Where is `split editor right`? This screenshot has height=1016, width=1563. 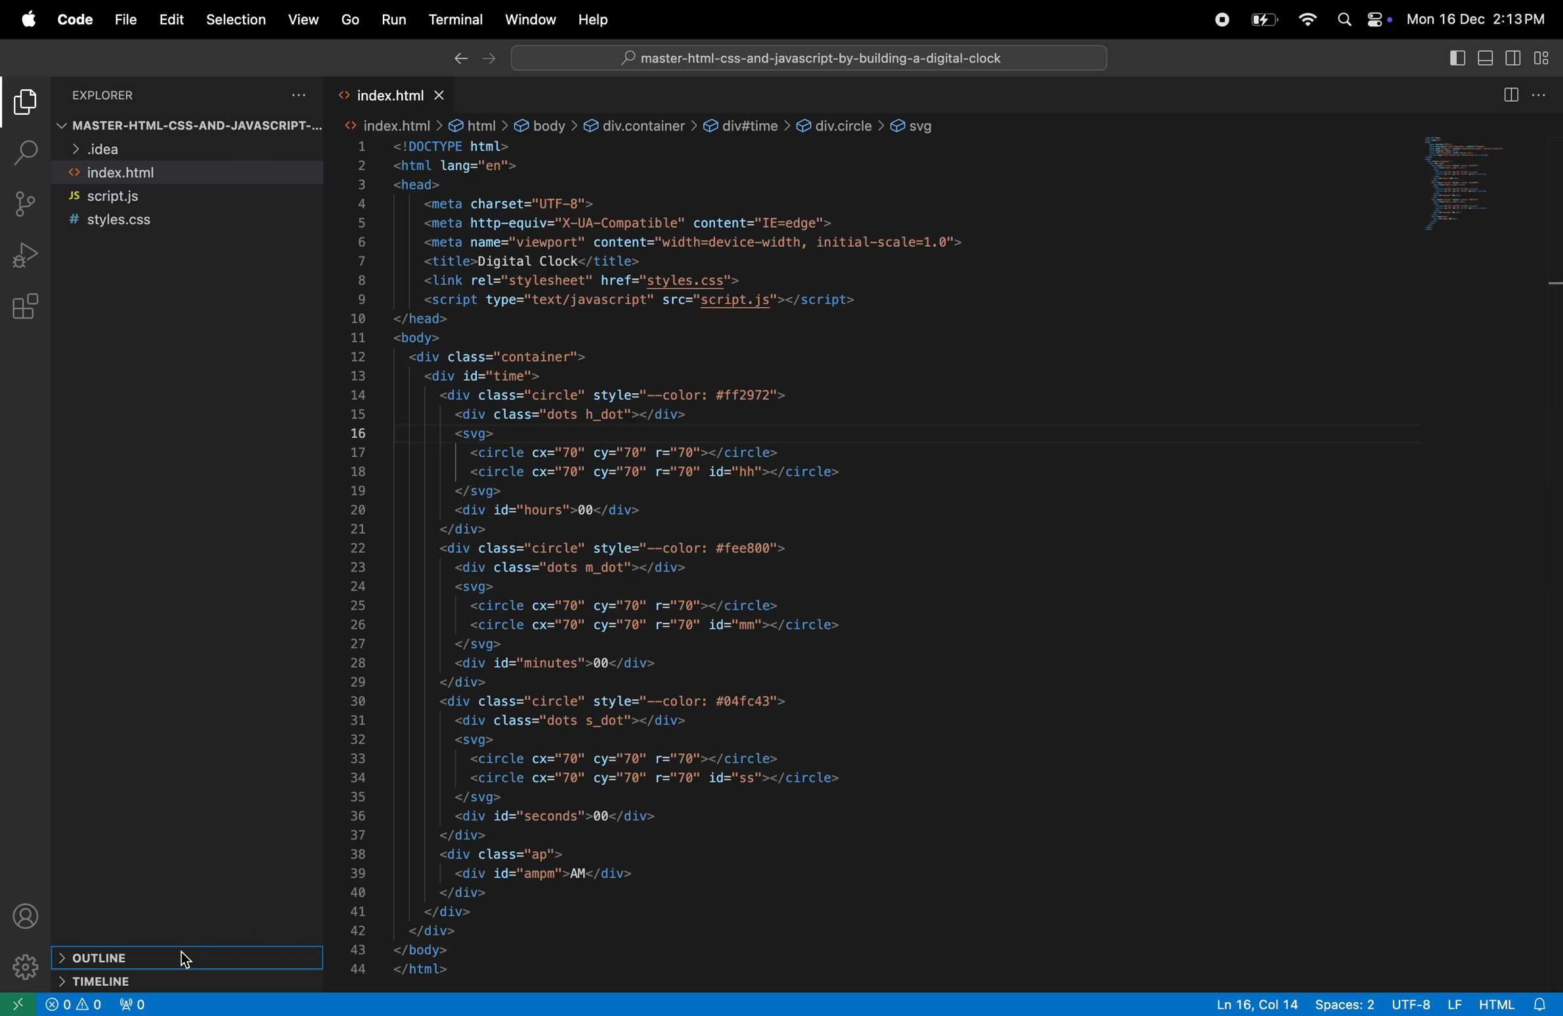
split editor right is located at coordinates (1512, 95).